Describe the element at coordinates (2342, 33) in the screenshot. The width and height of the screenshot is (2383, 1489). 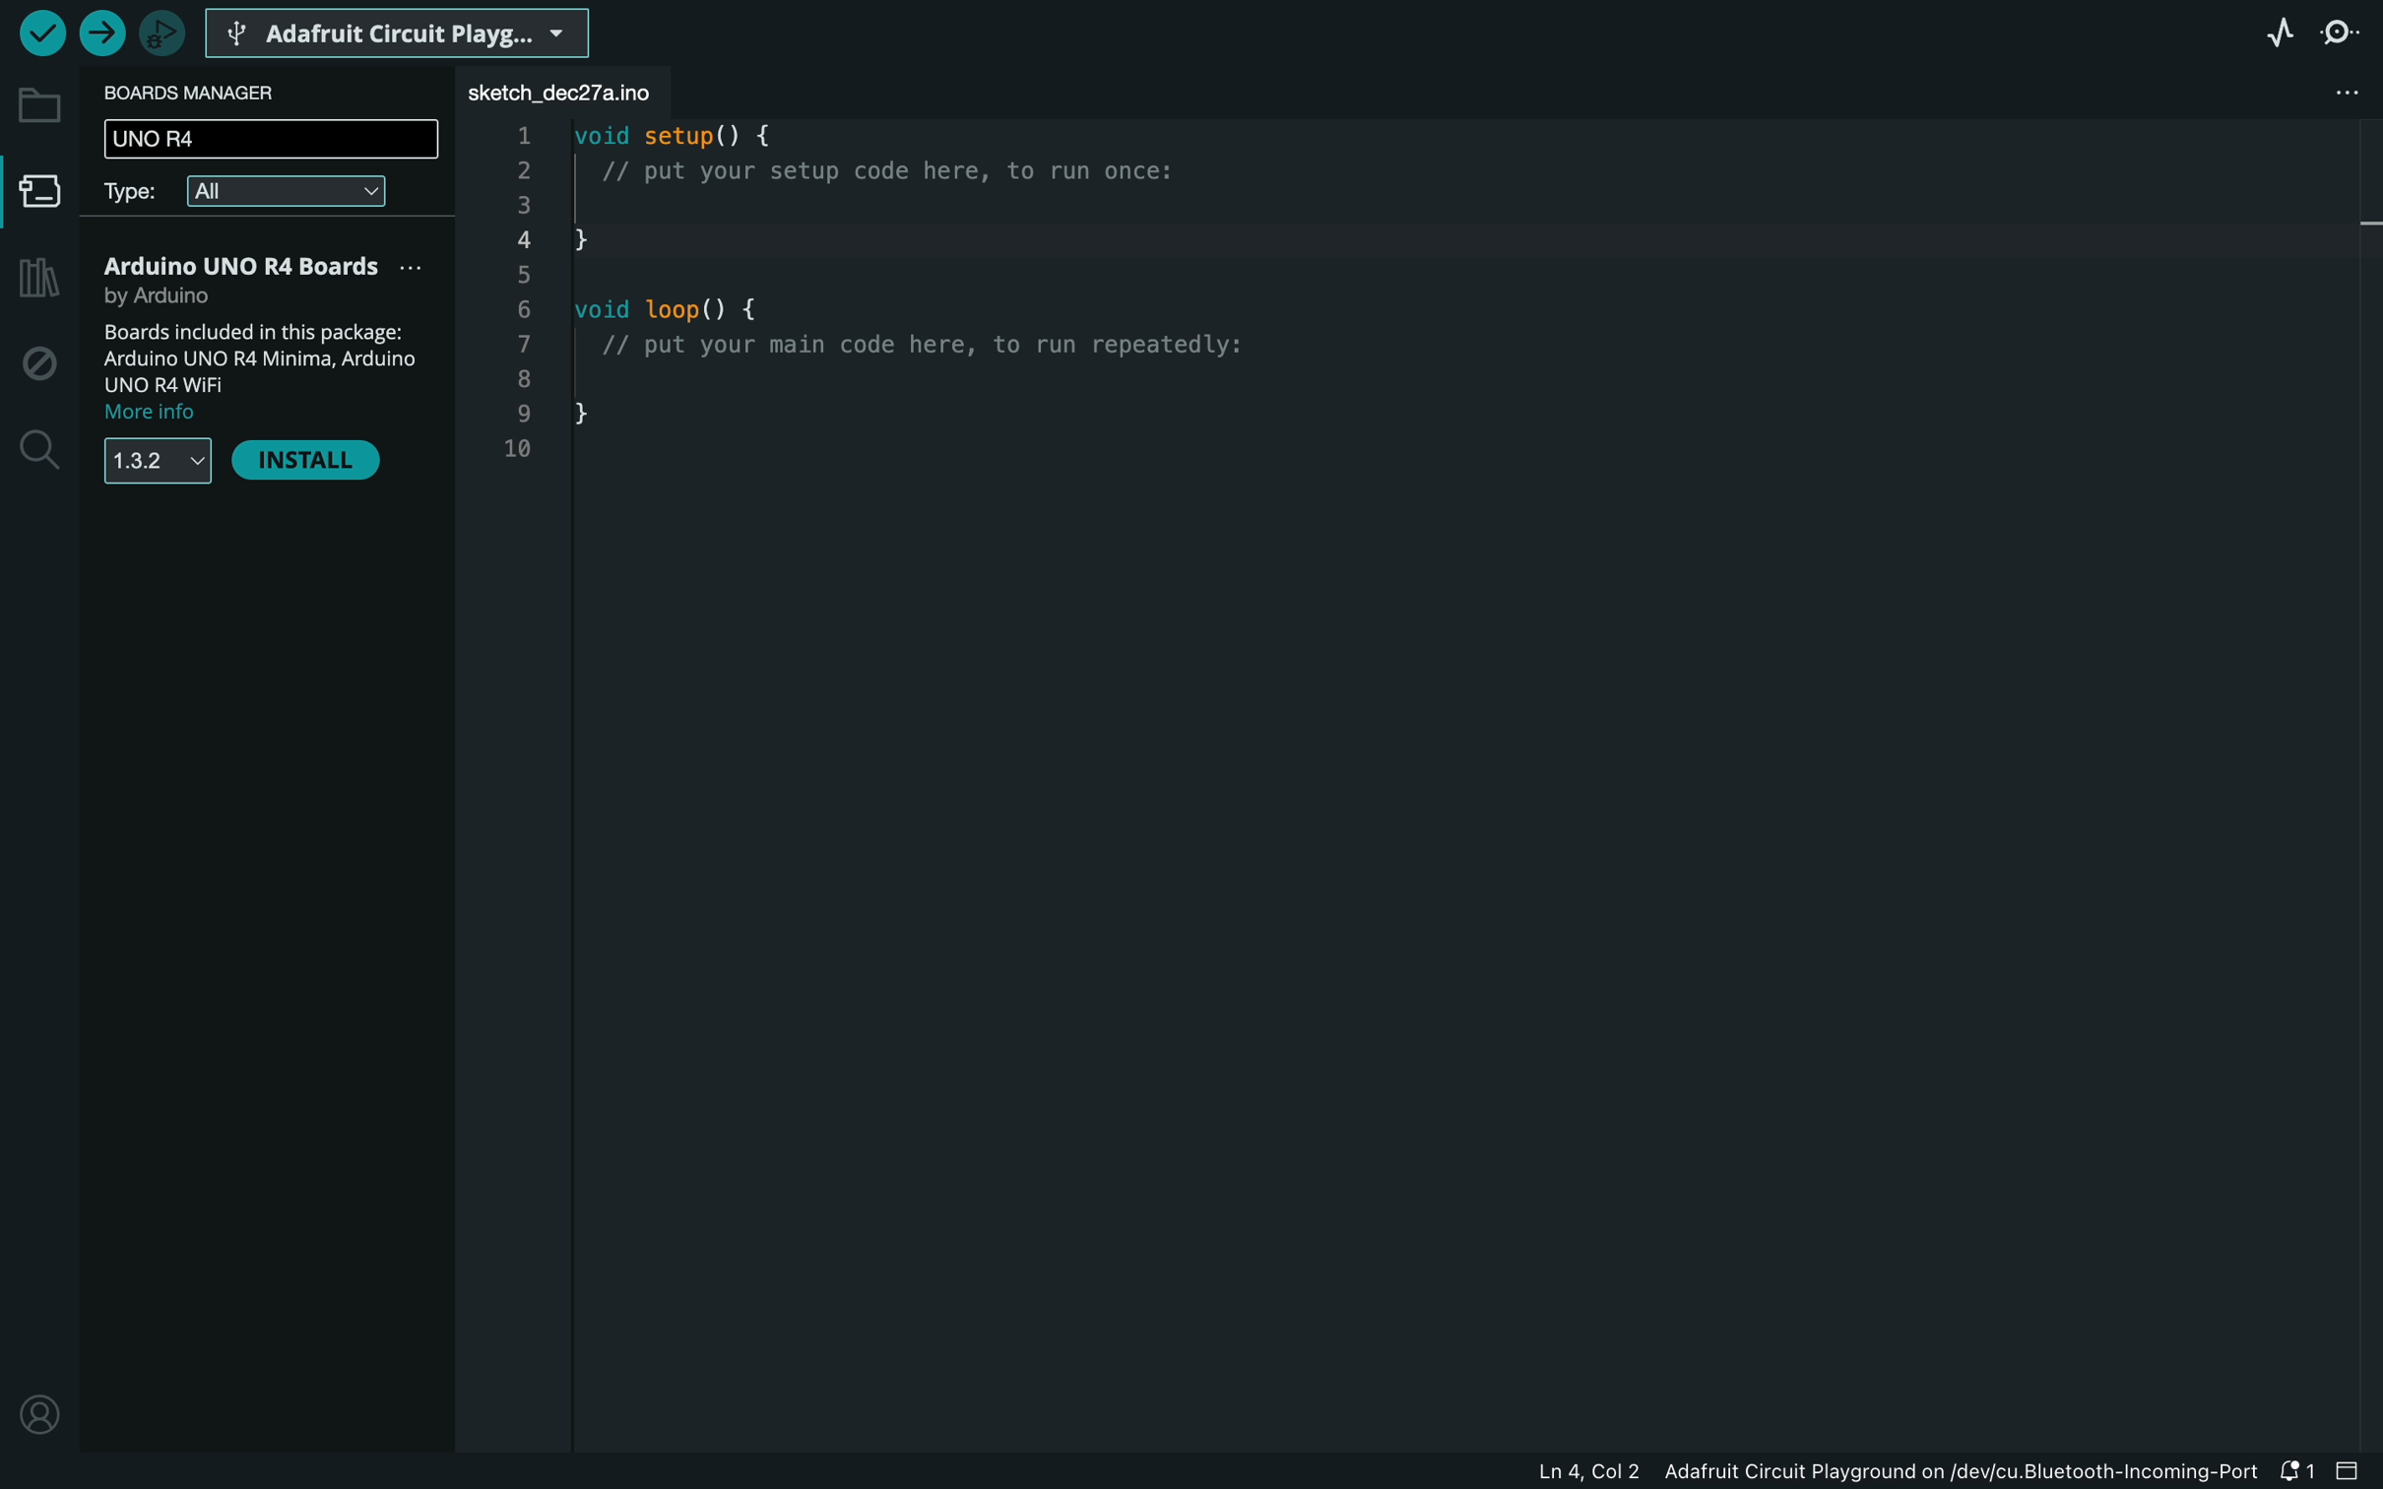
I see `serial monitor` at that location.